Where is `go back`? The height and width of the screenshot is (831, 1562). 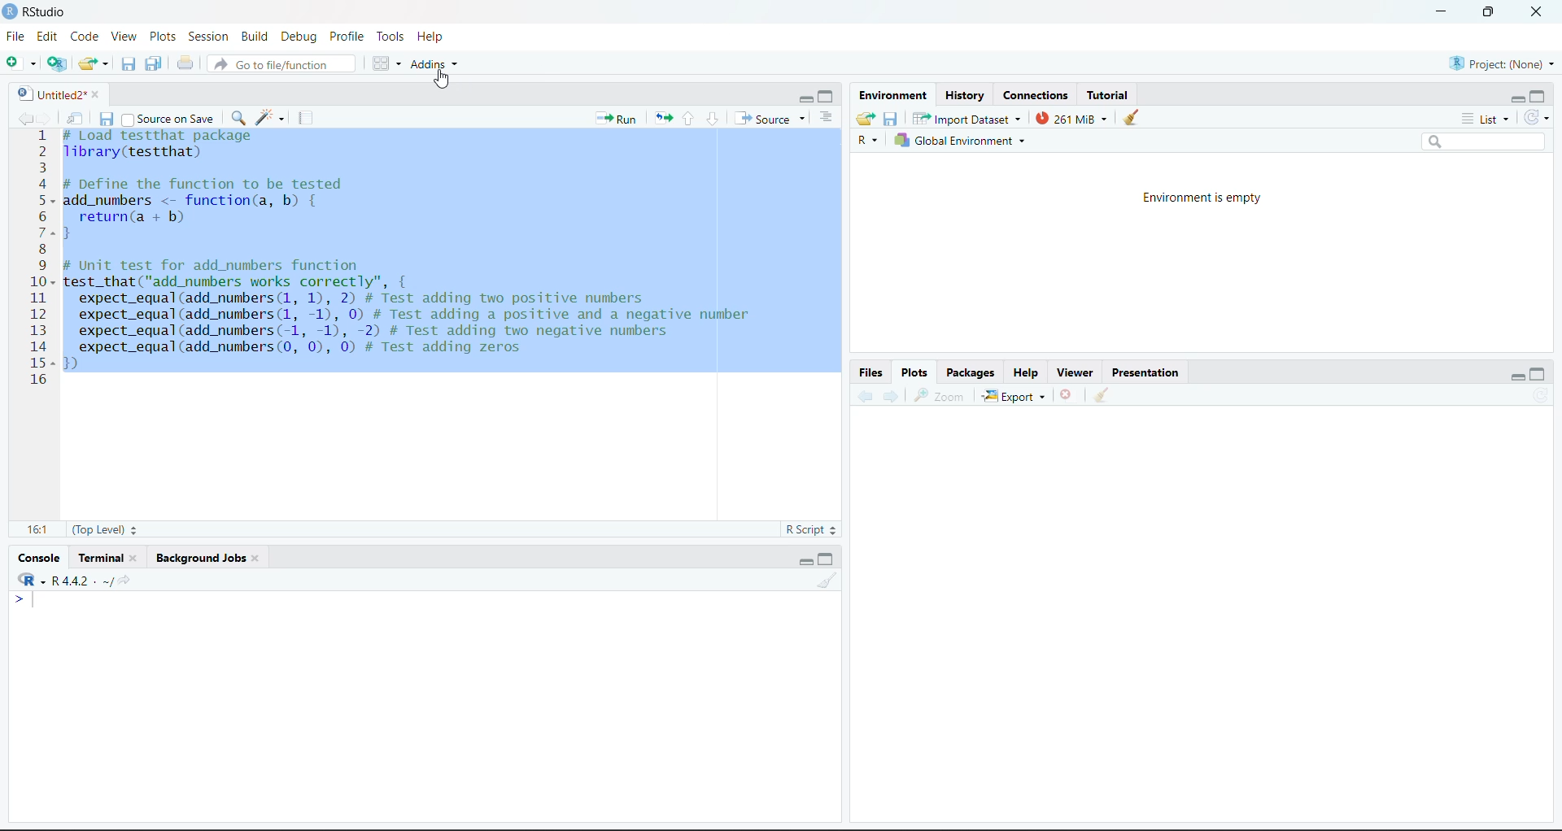
go back is located at coordinates (24, 118).